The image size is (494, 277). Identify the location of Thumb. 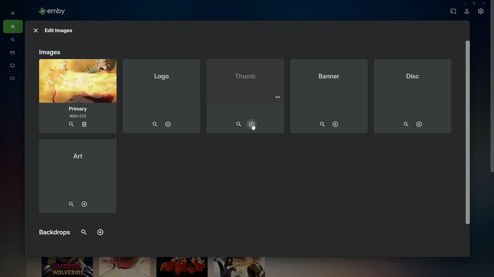
(246, 95).